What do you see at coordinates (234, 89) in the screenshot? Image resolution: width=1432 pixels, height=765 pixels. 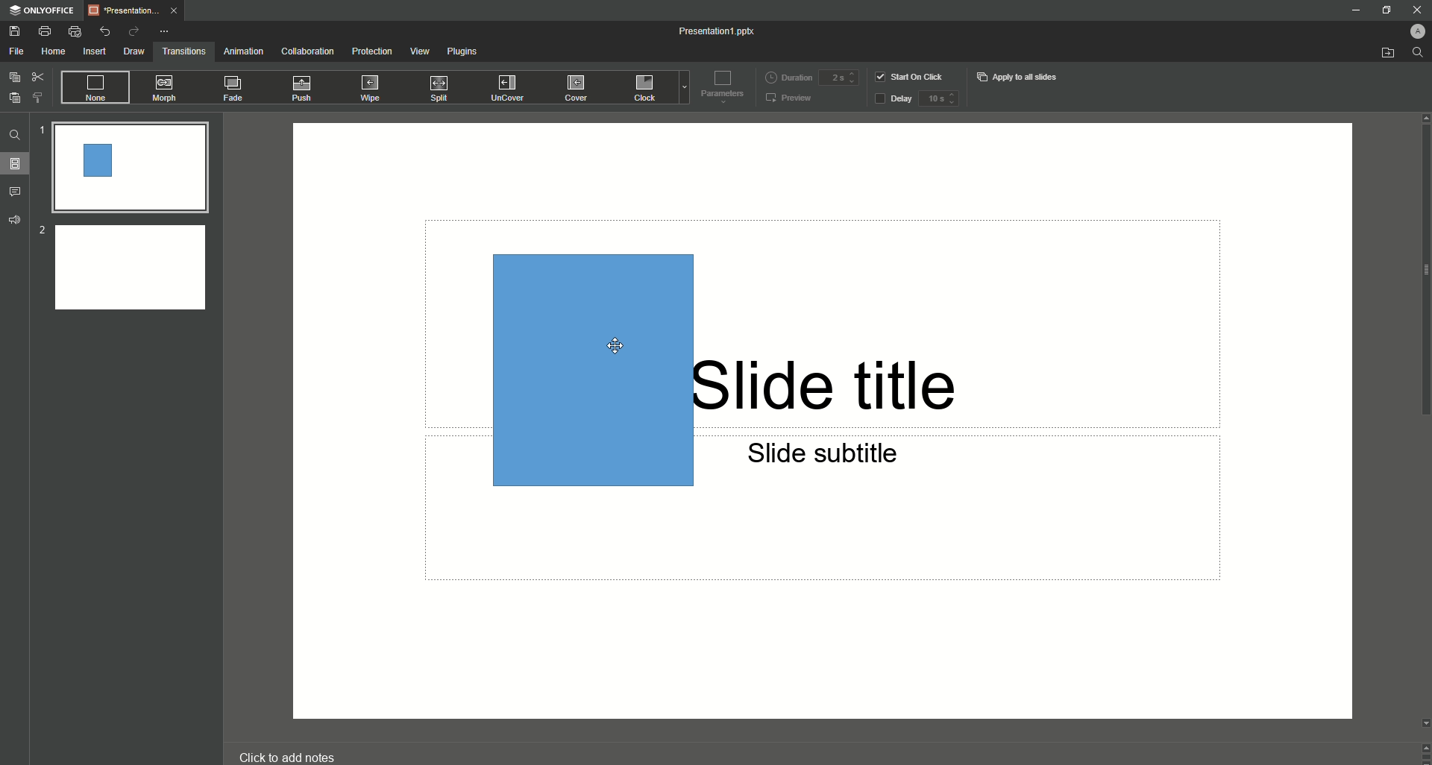 I see `Fade` at bounding box center [234, 89].